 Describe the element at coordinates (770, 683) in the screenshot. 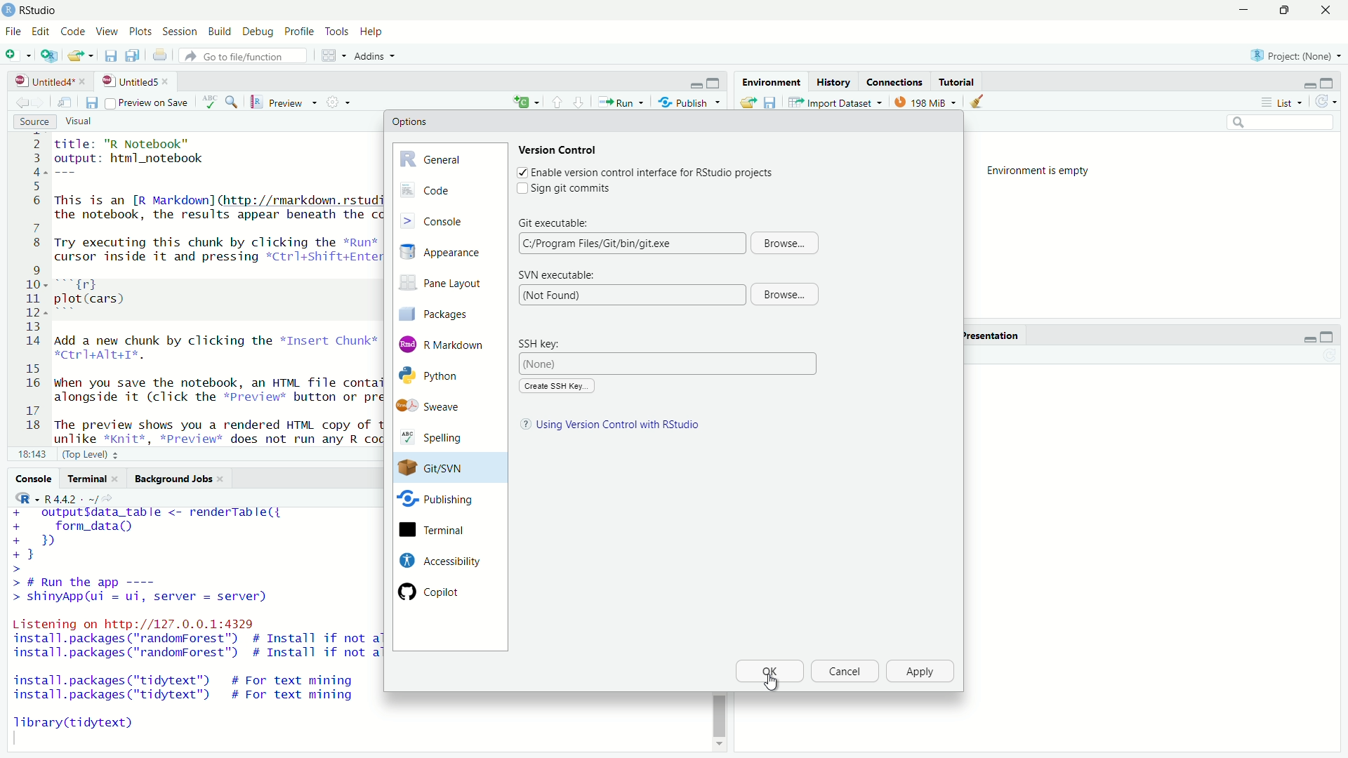

I see `cursor` at that location.